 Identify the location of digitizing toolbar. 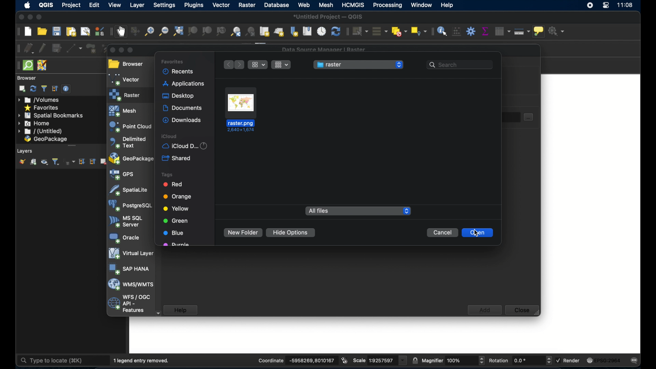
(16, 49).